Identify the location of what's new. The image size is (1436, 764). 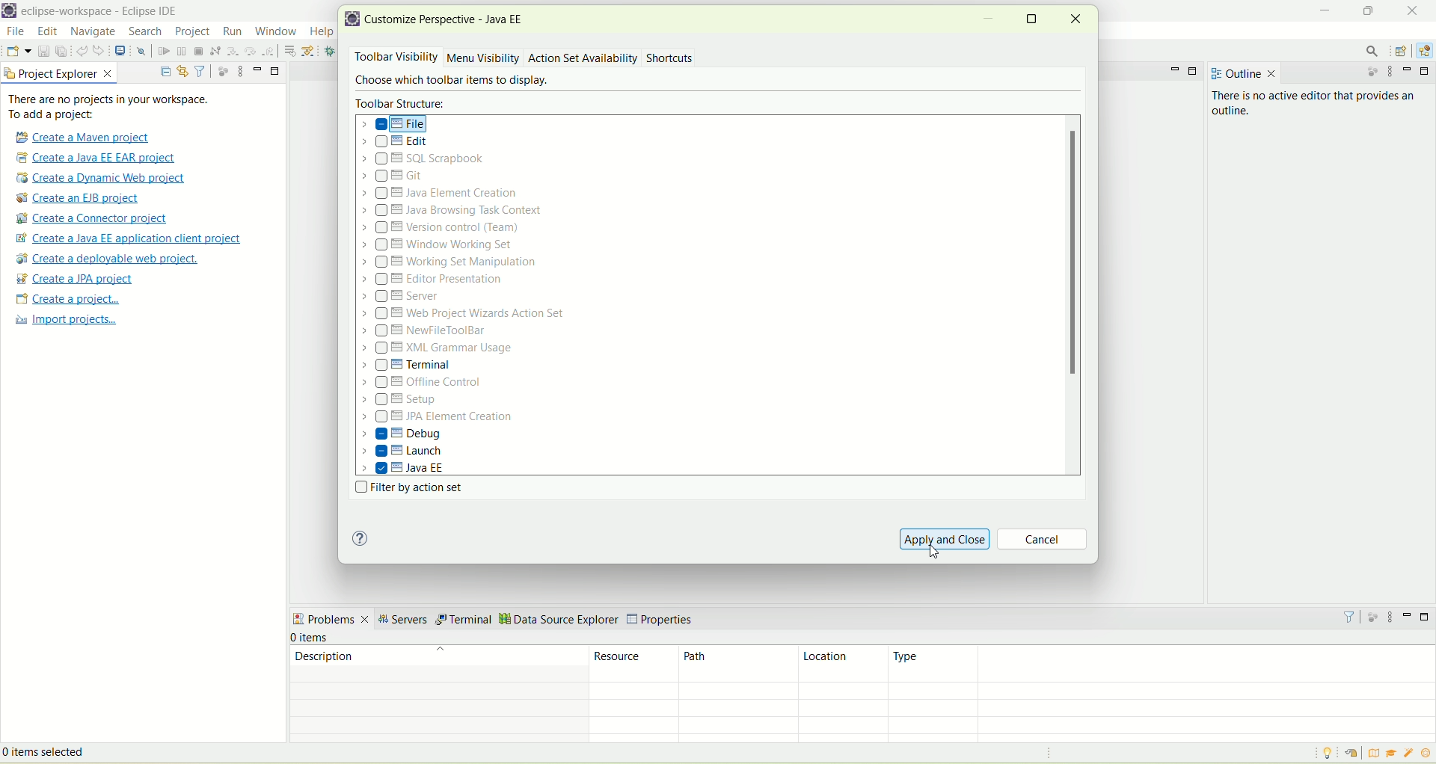
(1427, 754).